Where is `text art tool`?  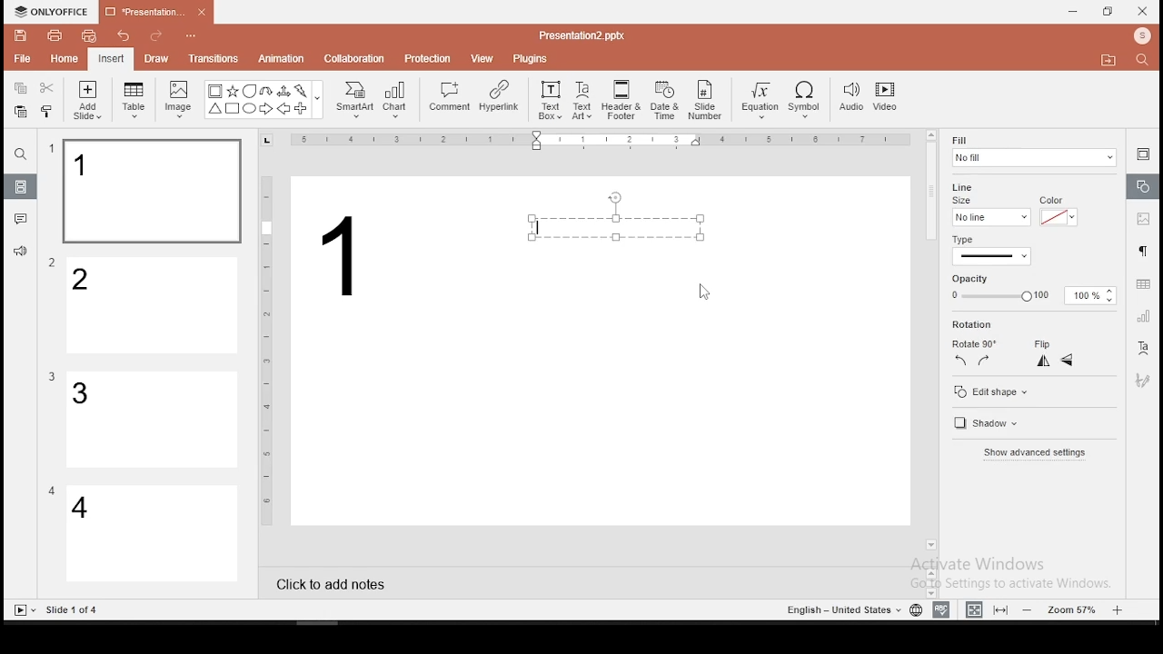
text art tool is located at coordinates (1142, 349).